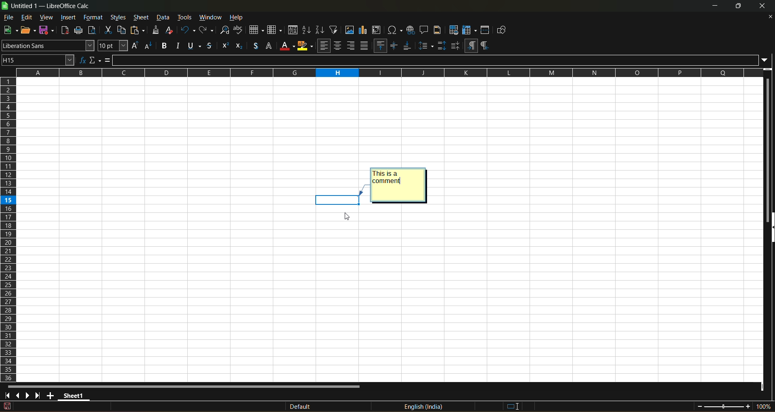 The height and width of the screenshot is (412, 775). Describe the element at coordinates (185, 18) in the screenshot. I see `tools` at that location.